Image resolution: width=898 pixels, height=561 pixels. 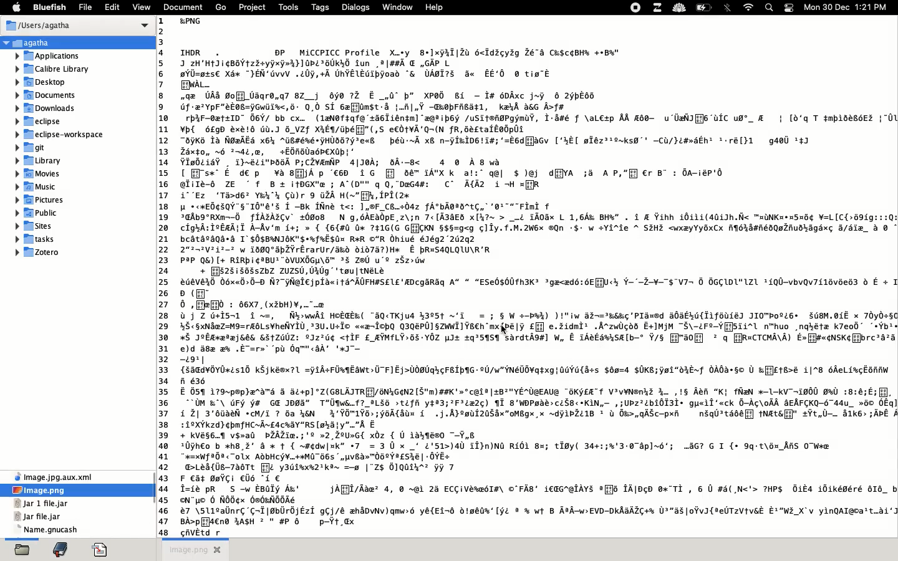 What do you see at coordinates (16, 7) in the screenshot?
I see `apple` at bounding box center [16, 7].